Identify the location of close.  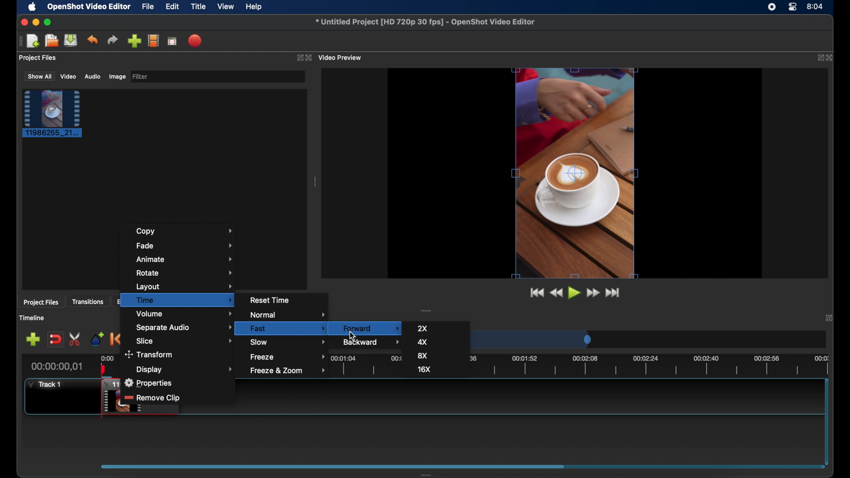
(309, 58).